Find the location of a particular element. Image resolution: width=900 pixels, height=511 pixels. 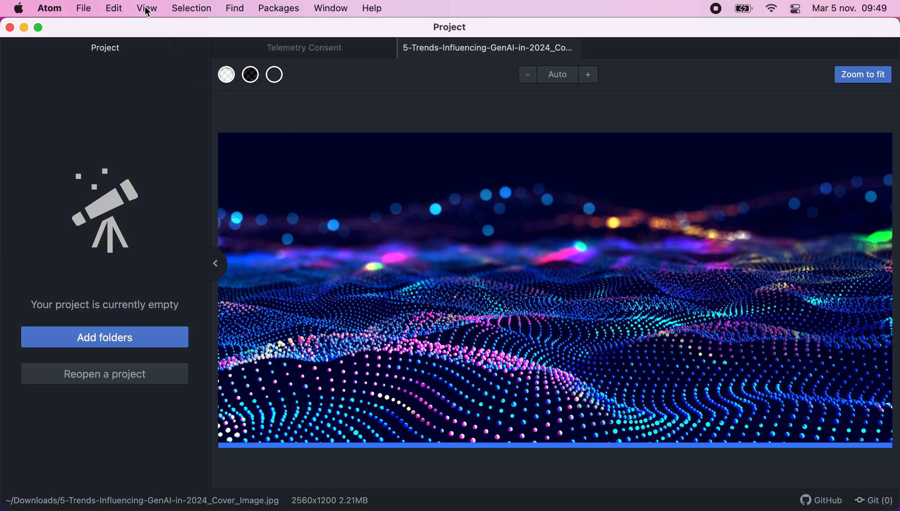

zoom to fit is located at coordinates (865, 76).